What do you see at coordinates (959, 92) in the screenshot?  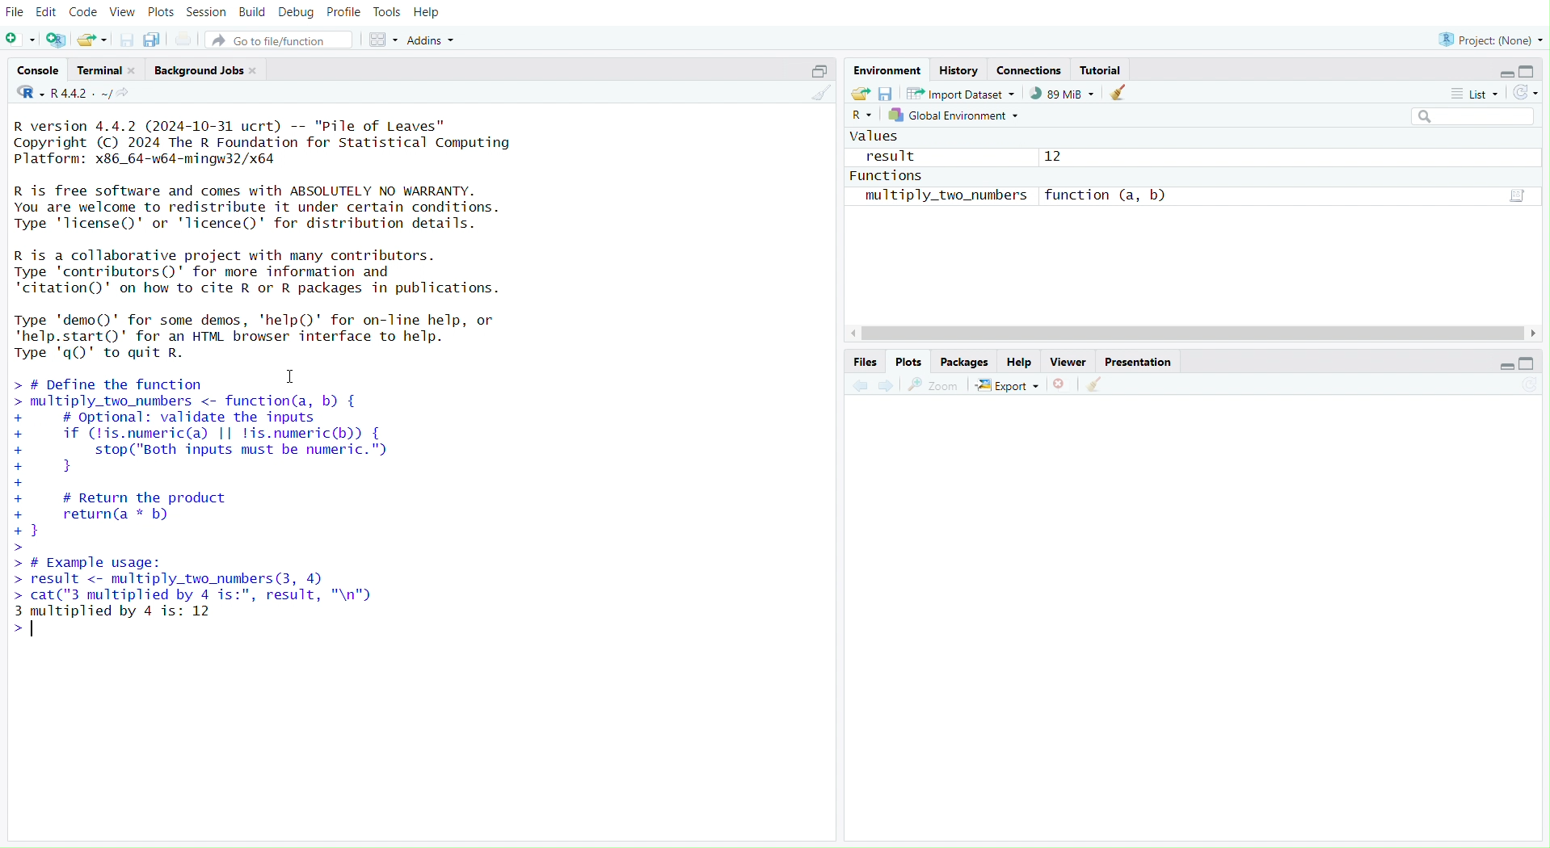 I see `Import Dataset` at bounding box center [959, 92].